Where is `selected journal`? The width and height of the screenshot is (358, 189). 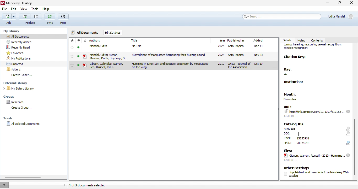 selected journal is located at coordinates (173, 66).